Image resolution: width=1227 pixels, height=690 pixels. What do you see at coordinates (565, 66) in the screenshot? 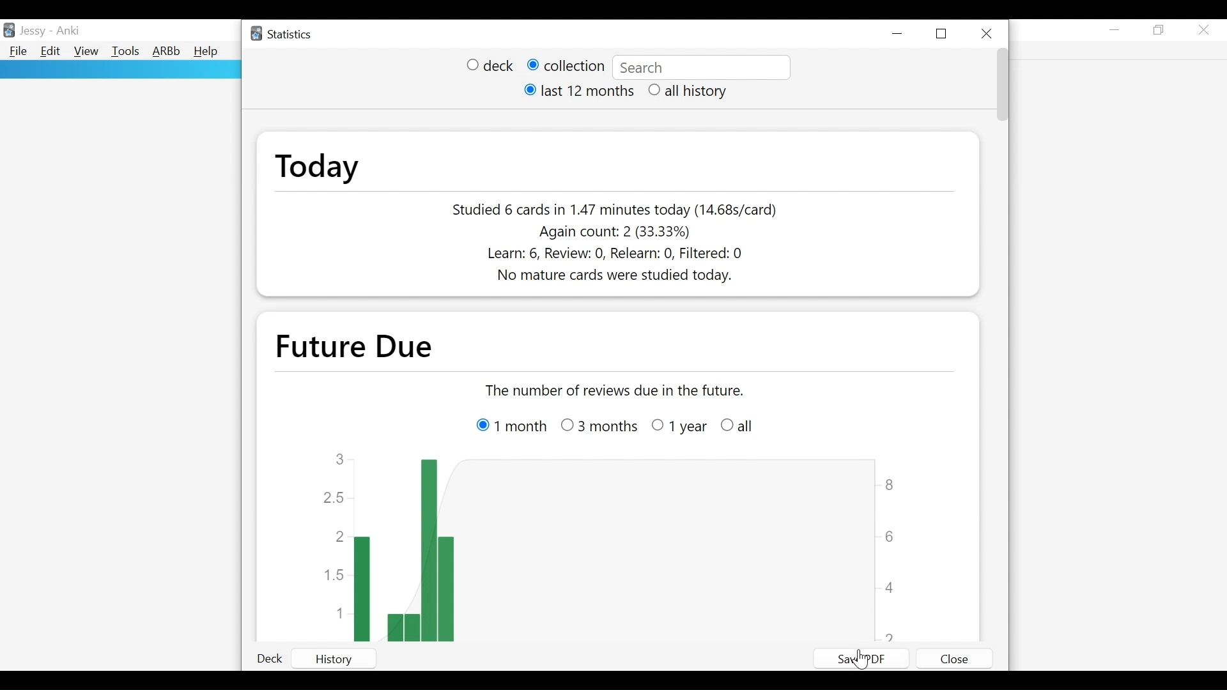
I see `(un) select collection` at bounding box center [565, 66].